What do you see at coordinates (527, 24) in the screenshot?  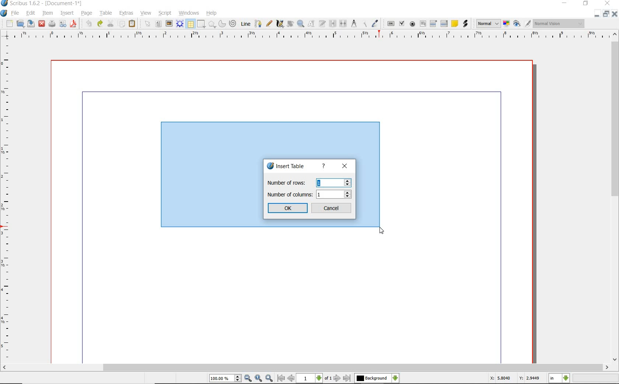 I see `edit in preview mode` at bounding box center [527, 24].